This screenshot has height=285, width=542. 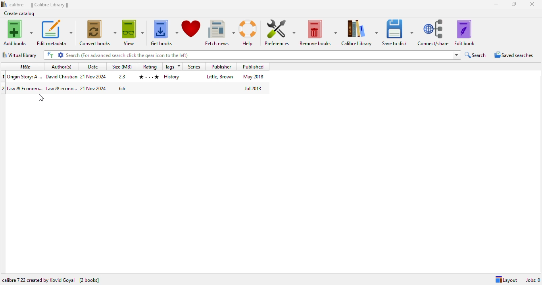 I want to click on connect/share, so click(x=434, y=32).